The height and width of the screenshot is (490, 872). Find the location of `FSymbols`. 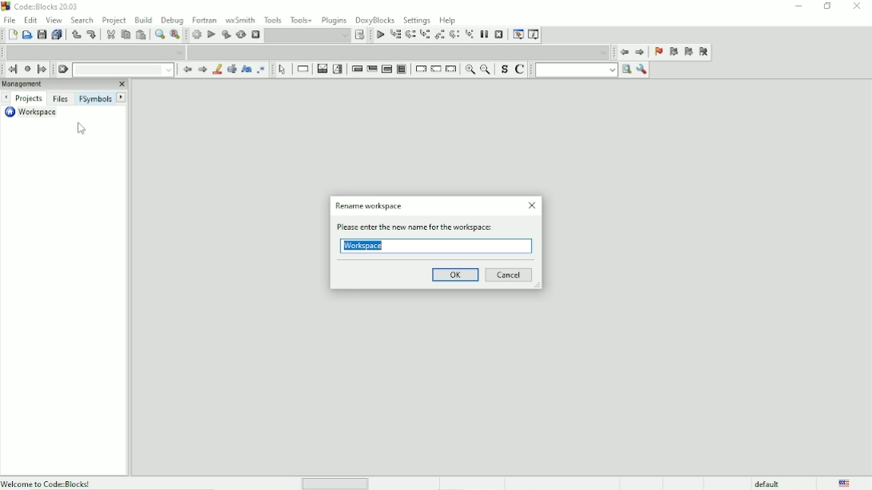

FSymbols is located at coordinates (94, 99).